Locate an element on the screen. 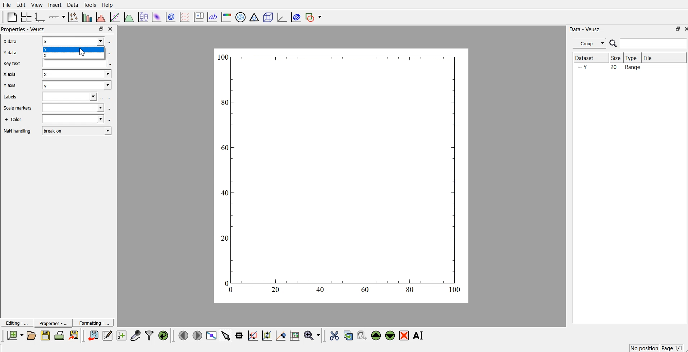 This screenshot has width=688, height=352. Export to graphics format is located at coordinates (75, 336).